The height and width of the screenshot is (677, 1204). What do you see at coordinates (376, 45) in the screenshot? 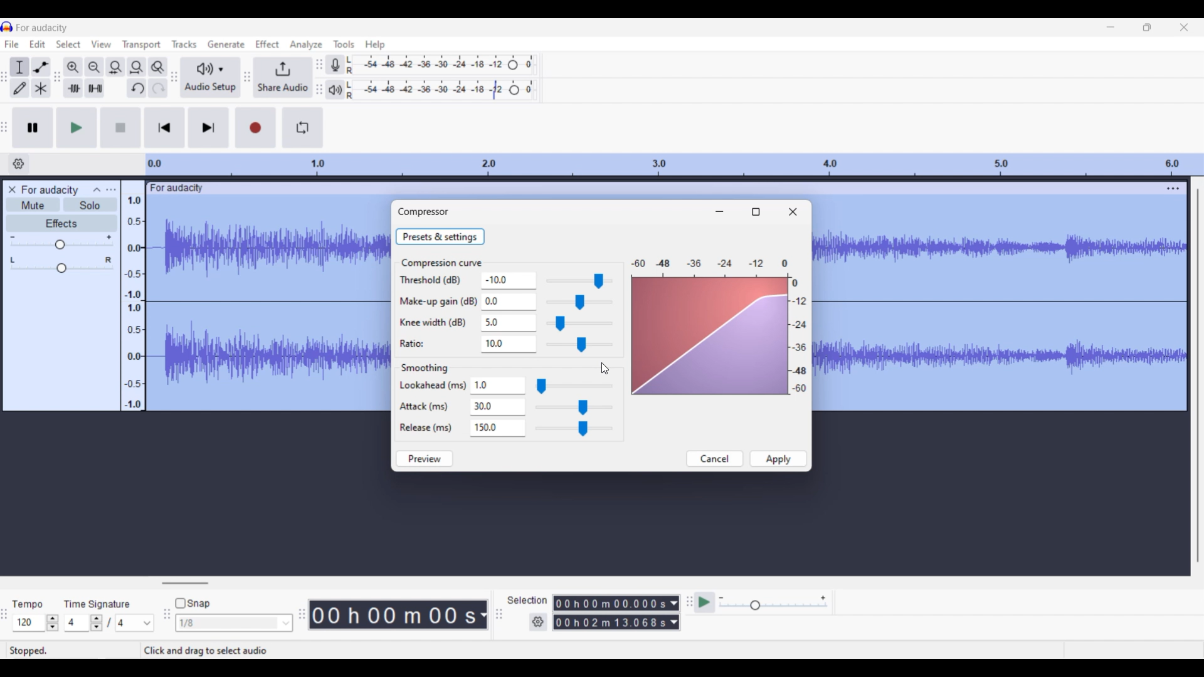
I see `Help` at bounding box center [376, 45].